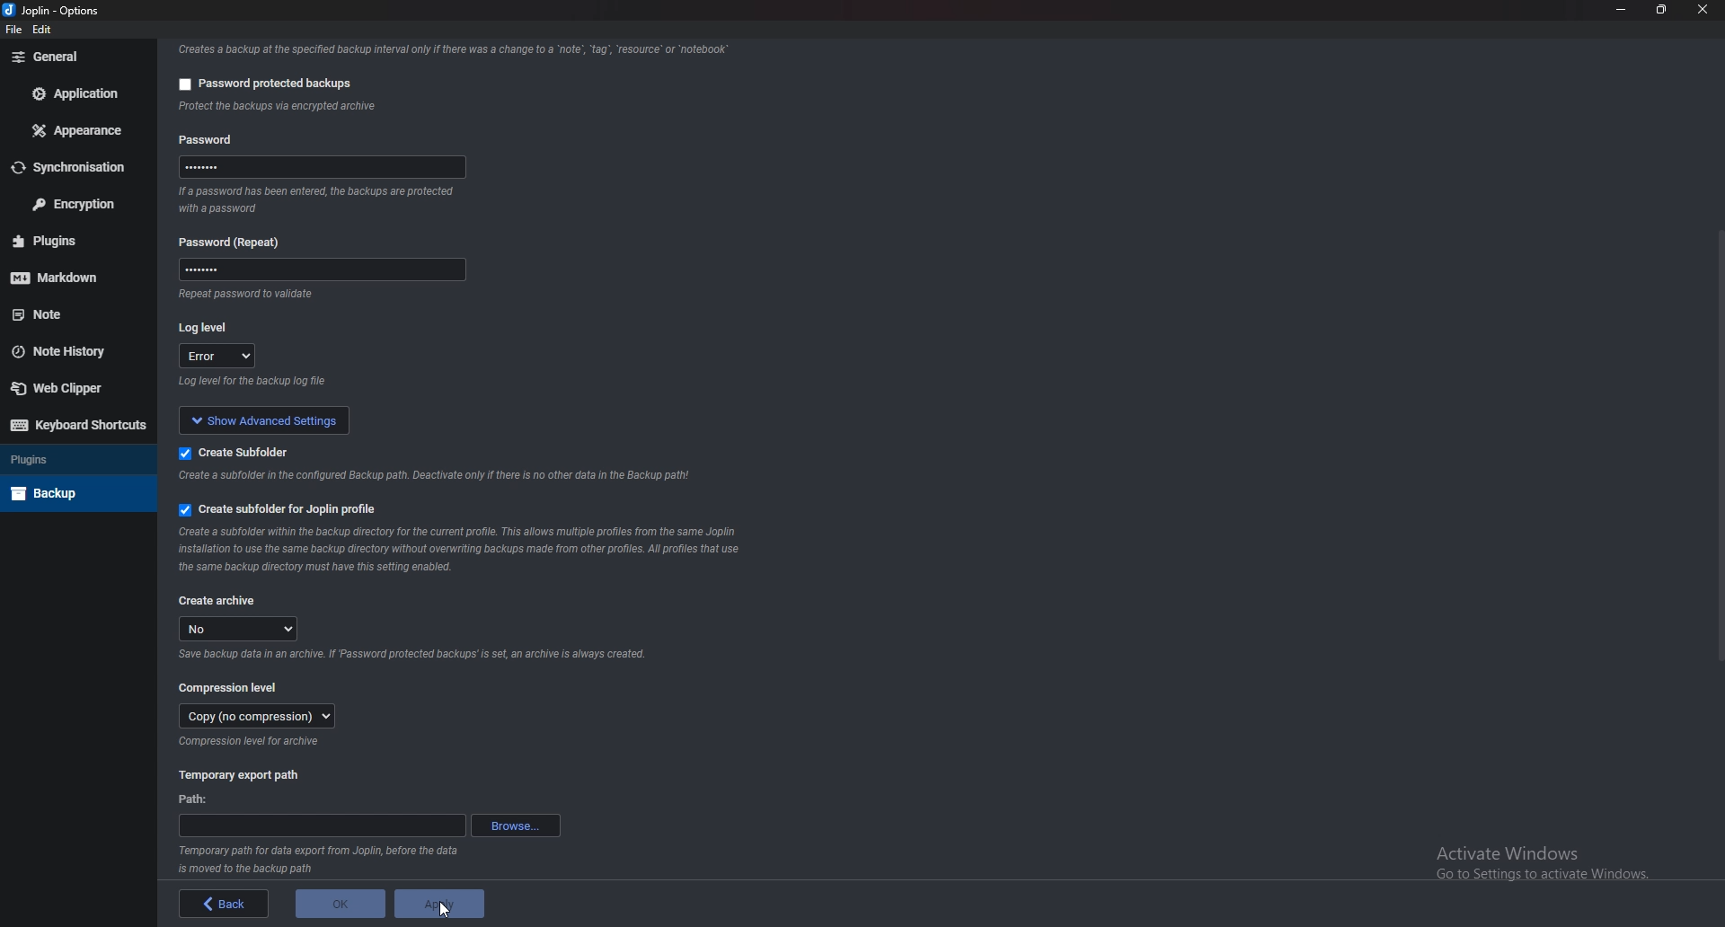 The width and height of the screenshot is (1725, 927). Describe the element at coordinates (321, 861) in the screenshot. I see `Info` at that location.